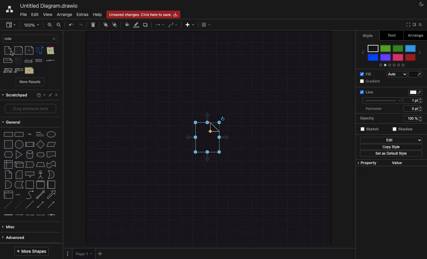 The image size is (427, 259). I want to click on Draw.io, so click(10, 9).